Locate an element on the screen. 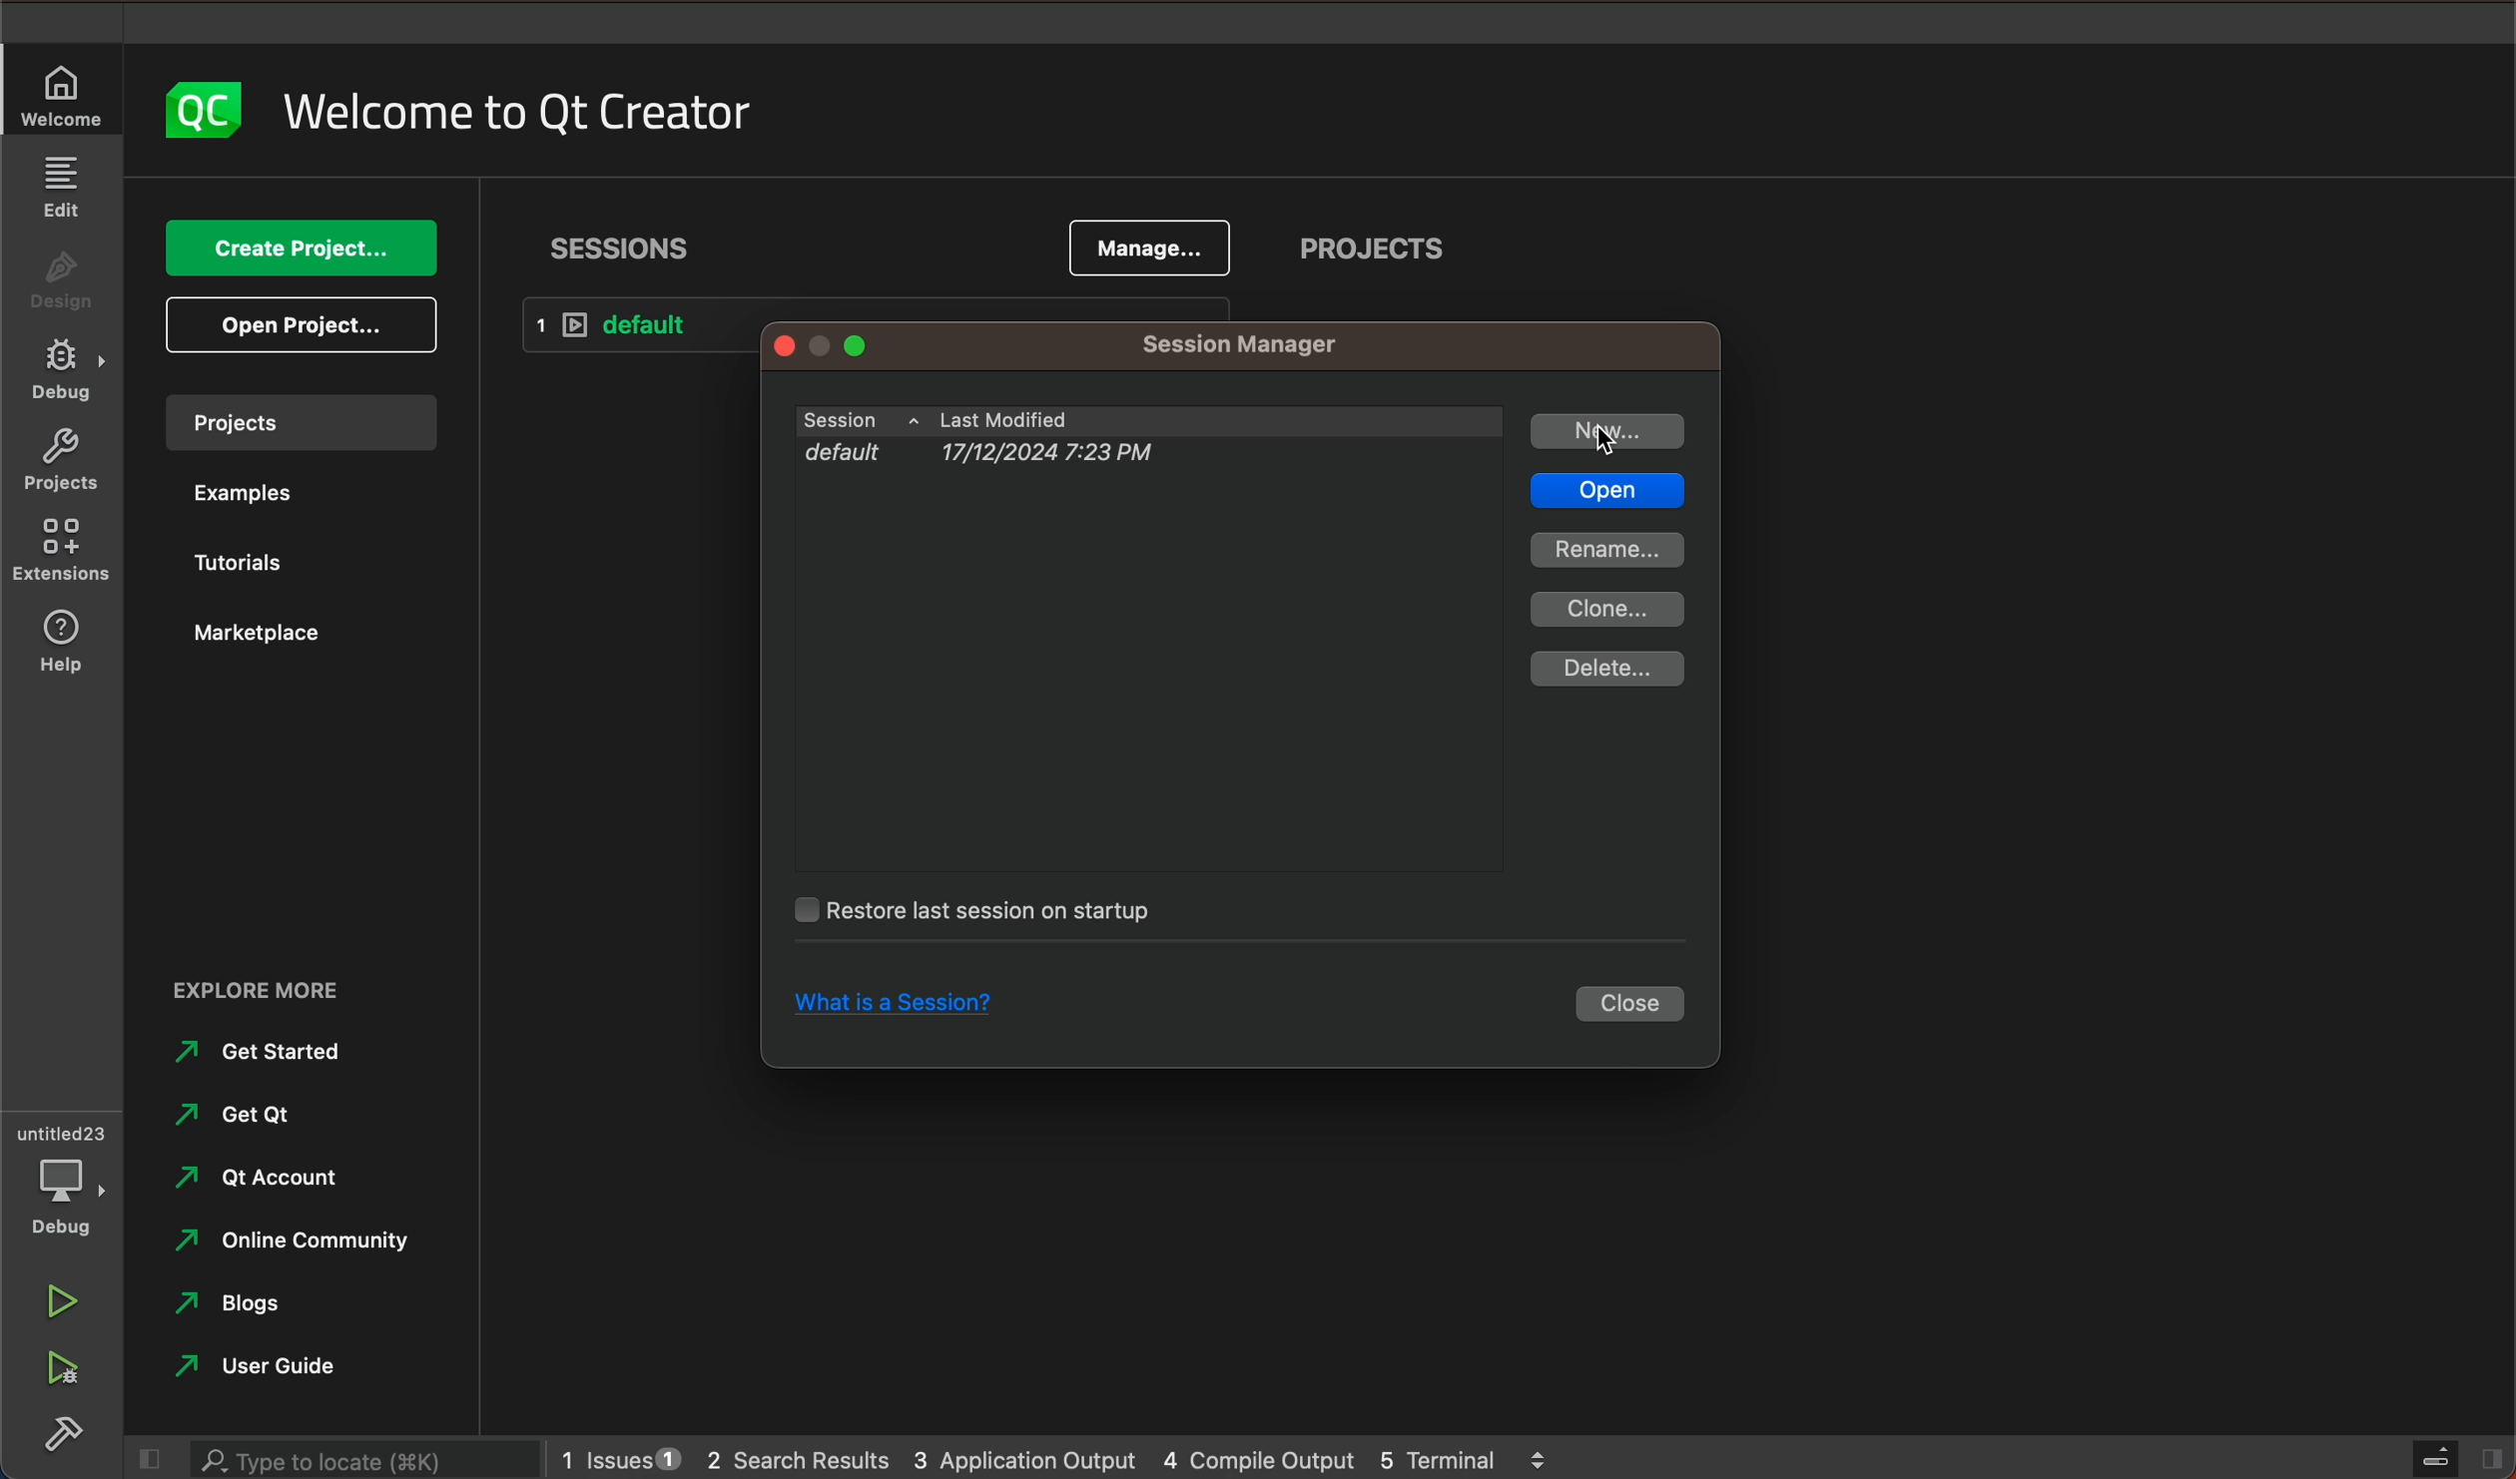 This screenshot has width=2516, height=1479. logo is located at coordinates (199, 109).